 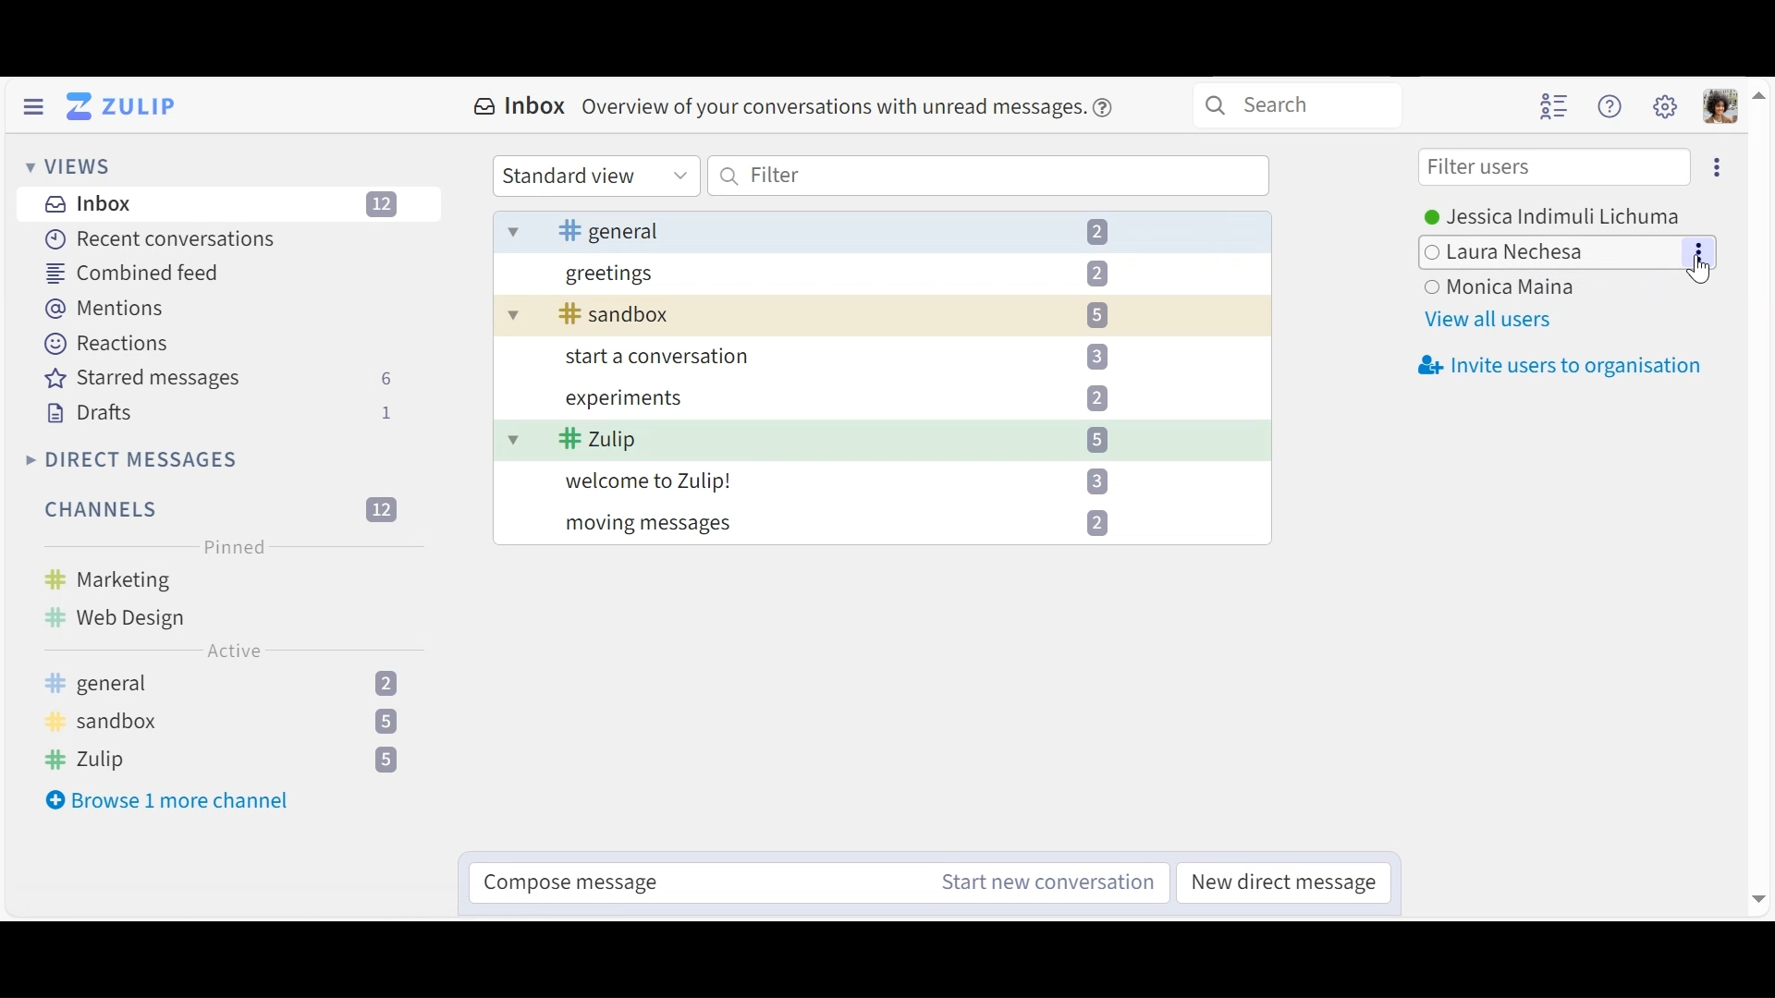 I want to click on Inbox, so click(x=801, y=108).